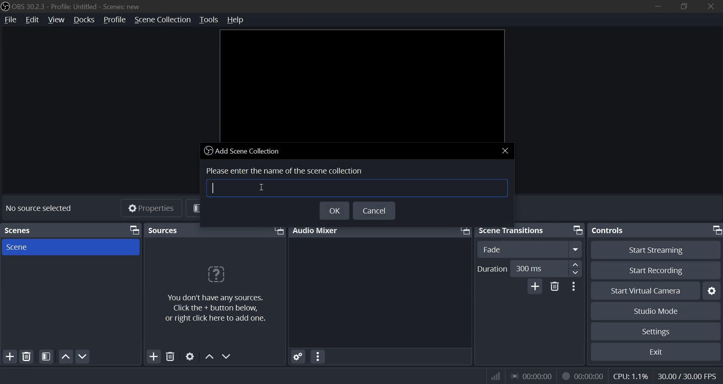  What do you see at coordinates (574, 272) in the screenshot?
I see `down` at bounding box center [574, 272].